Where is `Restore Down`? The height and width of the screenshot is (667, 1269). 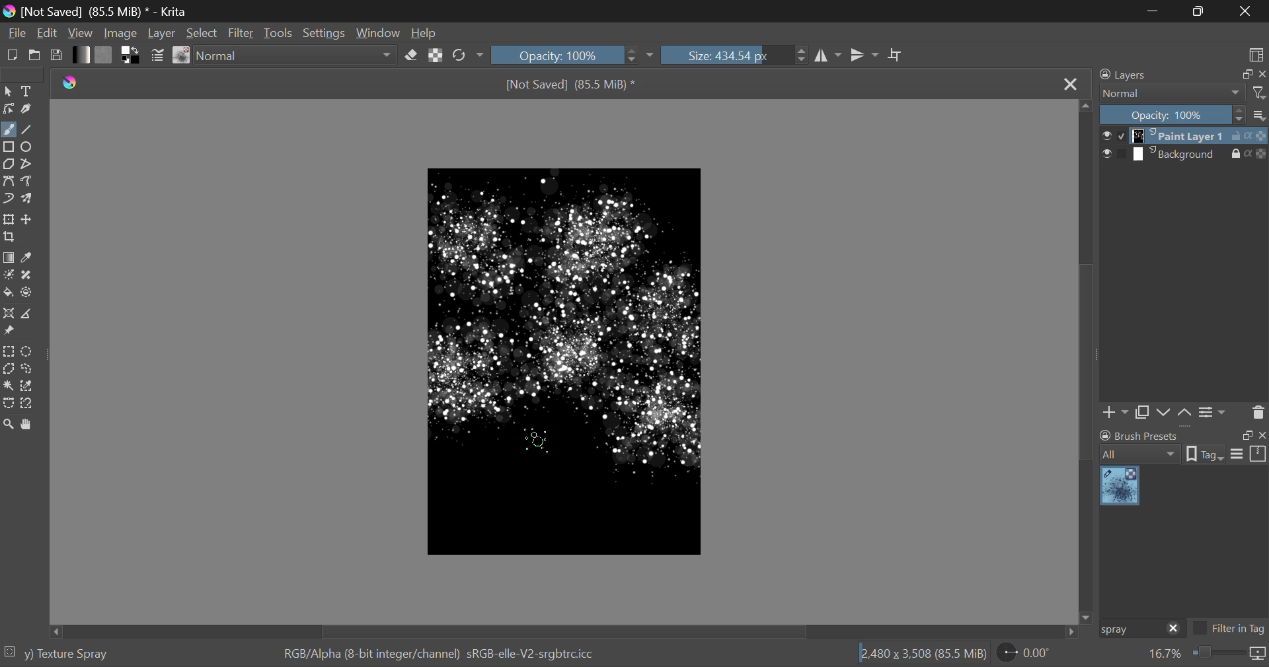
Restore Down is located at coordinates (1157, 11).